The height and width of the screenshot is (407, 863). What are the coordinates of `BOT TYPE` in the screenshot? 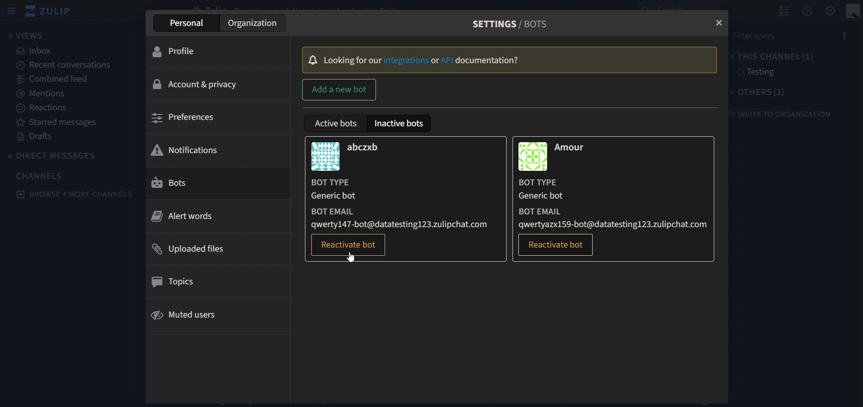 It's located at (541, 182).